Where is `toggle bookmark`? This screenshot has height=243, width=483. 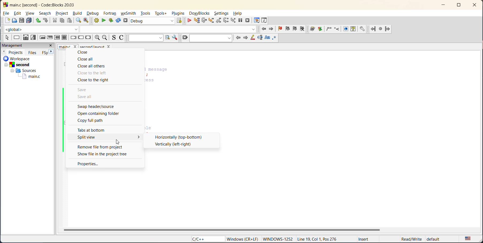
toggle bookmark is located at coordinates (281, 29).